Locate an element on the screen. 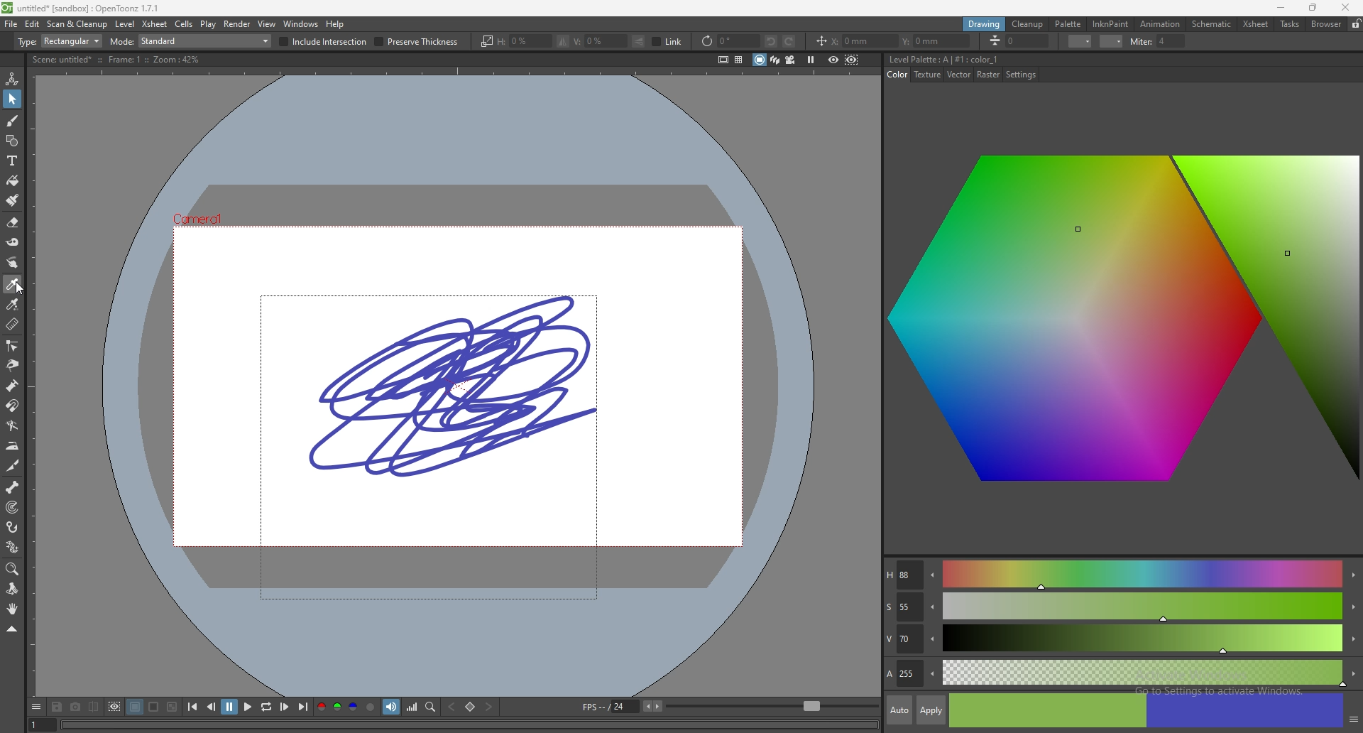 This screenshot has height=733, width=1363. render is located at coordinates (238, 23).